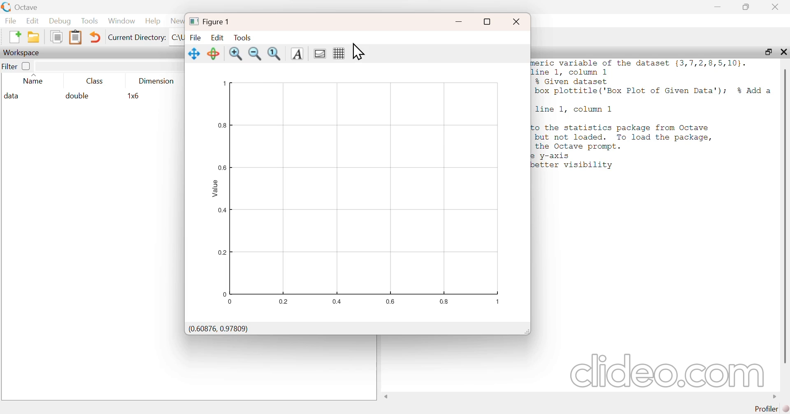  I want to click on close, so click(777, 7).